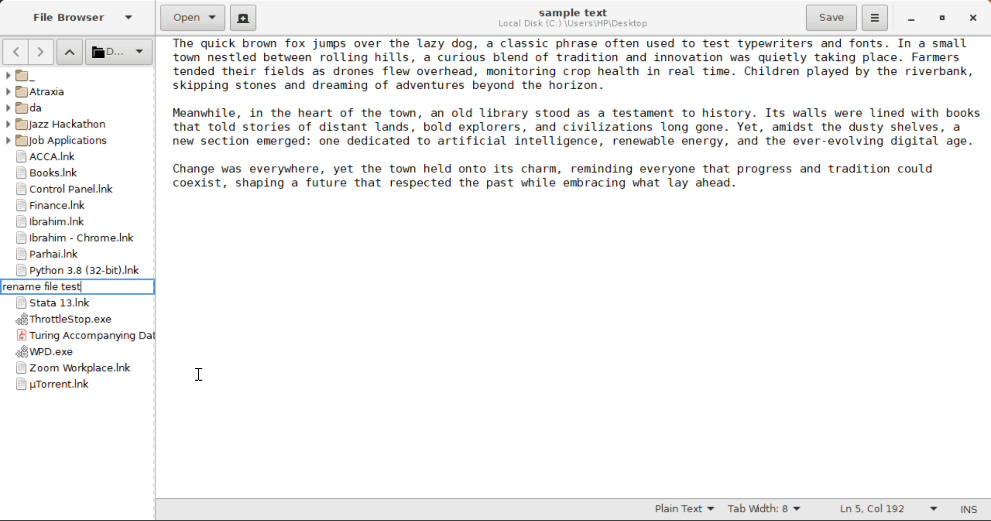 The width and height of the screenshot is (991, 521). Describe the element at coordinates (76, 173) in the screenshot. I see `Books Folder Shortcut Link` at that location.